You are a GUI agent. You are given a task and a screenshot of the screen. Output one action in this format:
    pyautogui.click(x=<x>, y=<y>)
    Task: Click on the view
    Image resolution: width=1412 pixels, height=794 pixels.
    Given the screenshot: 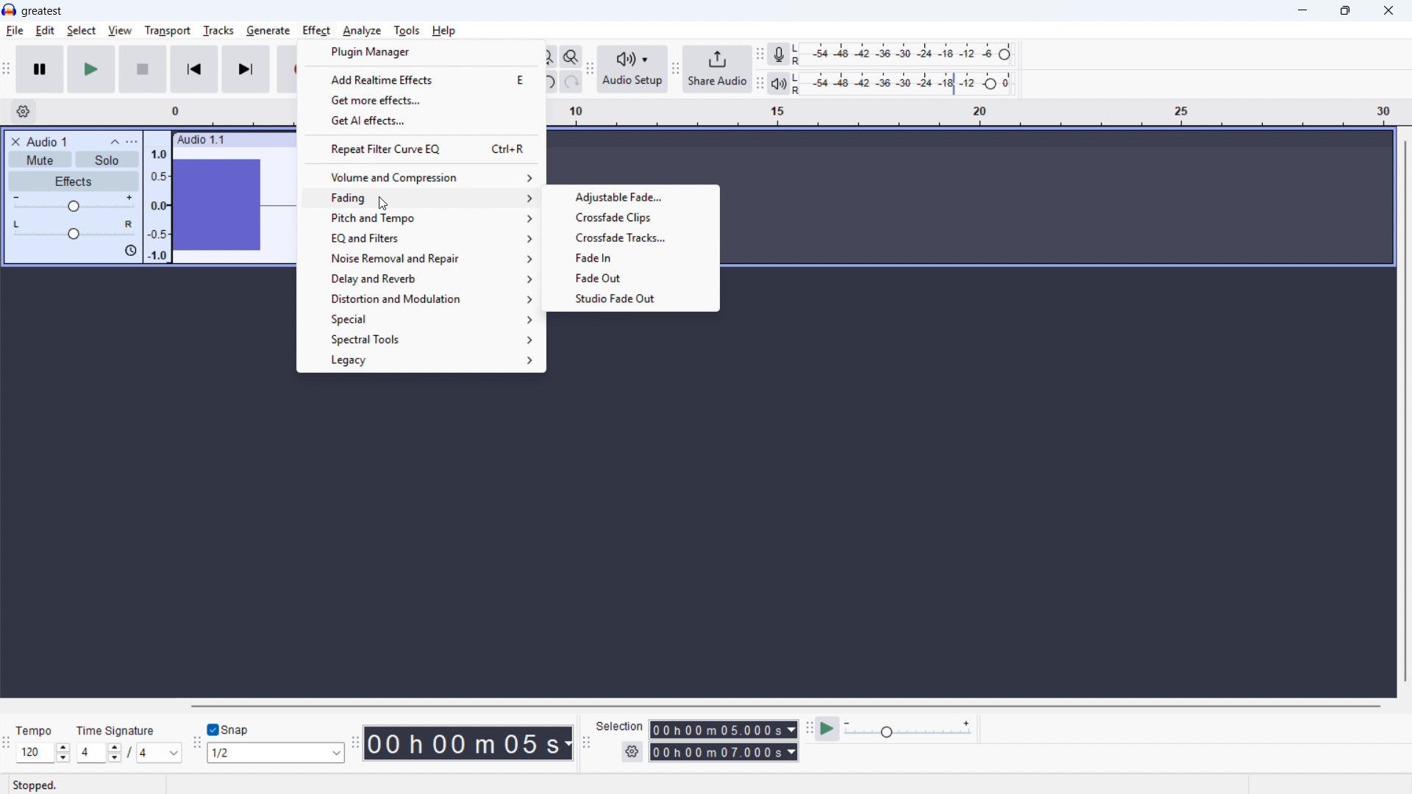 What is the action you would take?
    pyautogui.click(x=121, y=32)
    